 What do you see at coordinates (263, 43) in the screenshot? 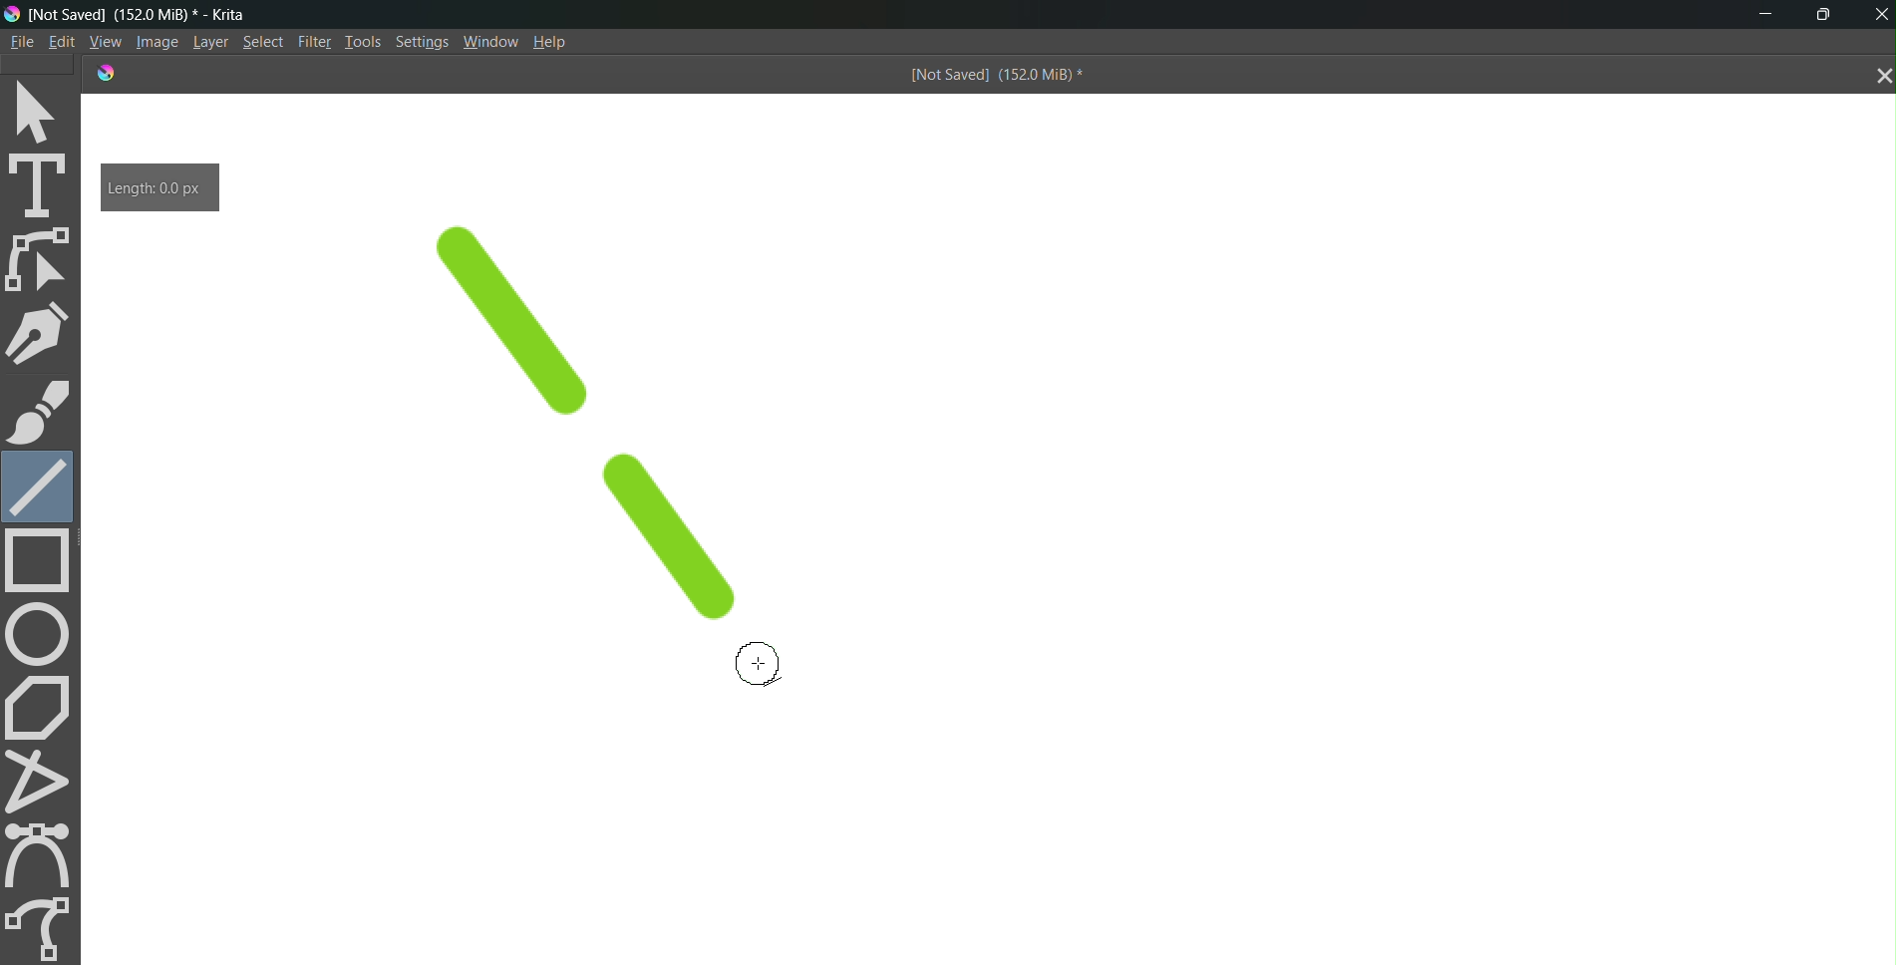
I see `Select` at bounding box center [263, 43].